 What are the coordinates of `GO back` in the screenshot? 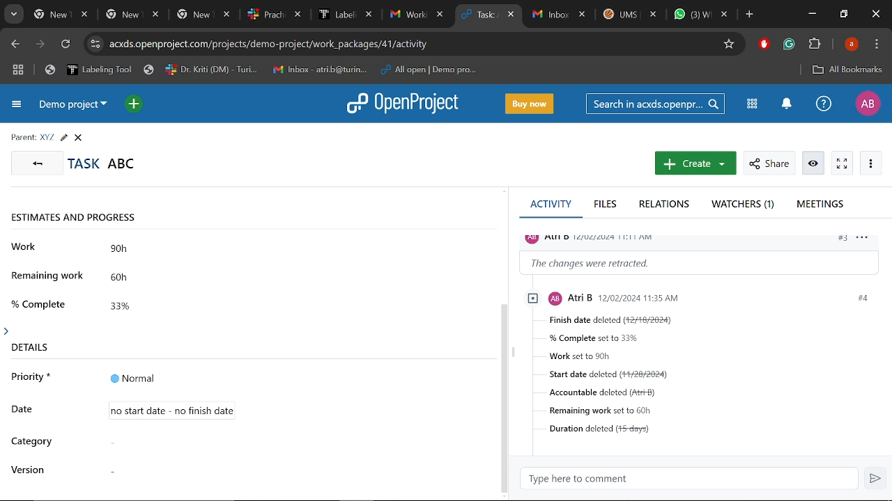 It's located at (35, 162).